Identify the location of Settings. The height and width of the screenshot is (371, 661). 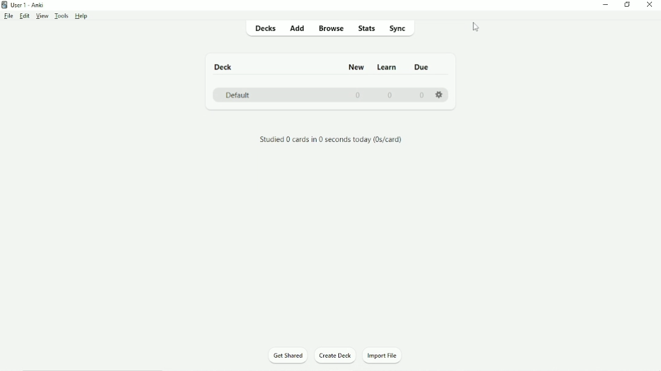
(439, 92).